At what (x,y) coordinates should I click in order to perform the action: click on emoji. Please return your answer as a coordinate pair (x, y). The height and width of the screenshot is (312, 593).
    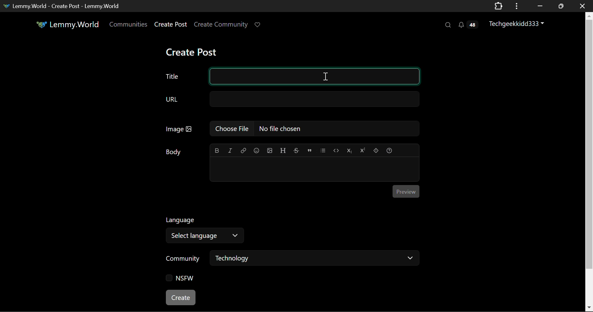
    Looking at the image, I should click on (255, 150).